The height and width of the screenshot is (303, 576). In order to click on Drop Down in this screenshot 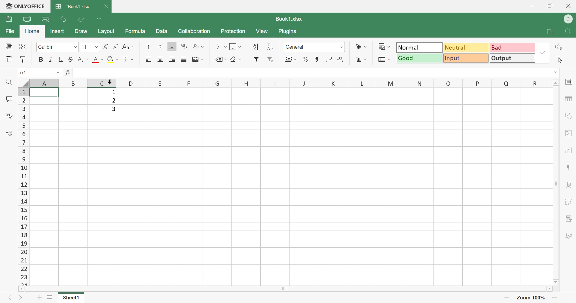, I will do `click(102, 59)`.